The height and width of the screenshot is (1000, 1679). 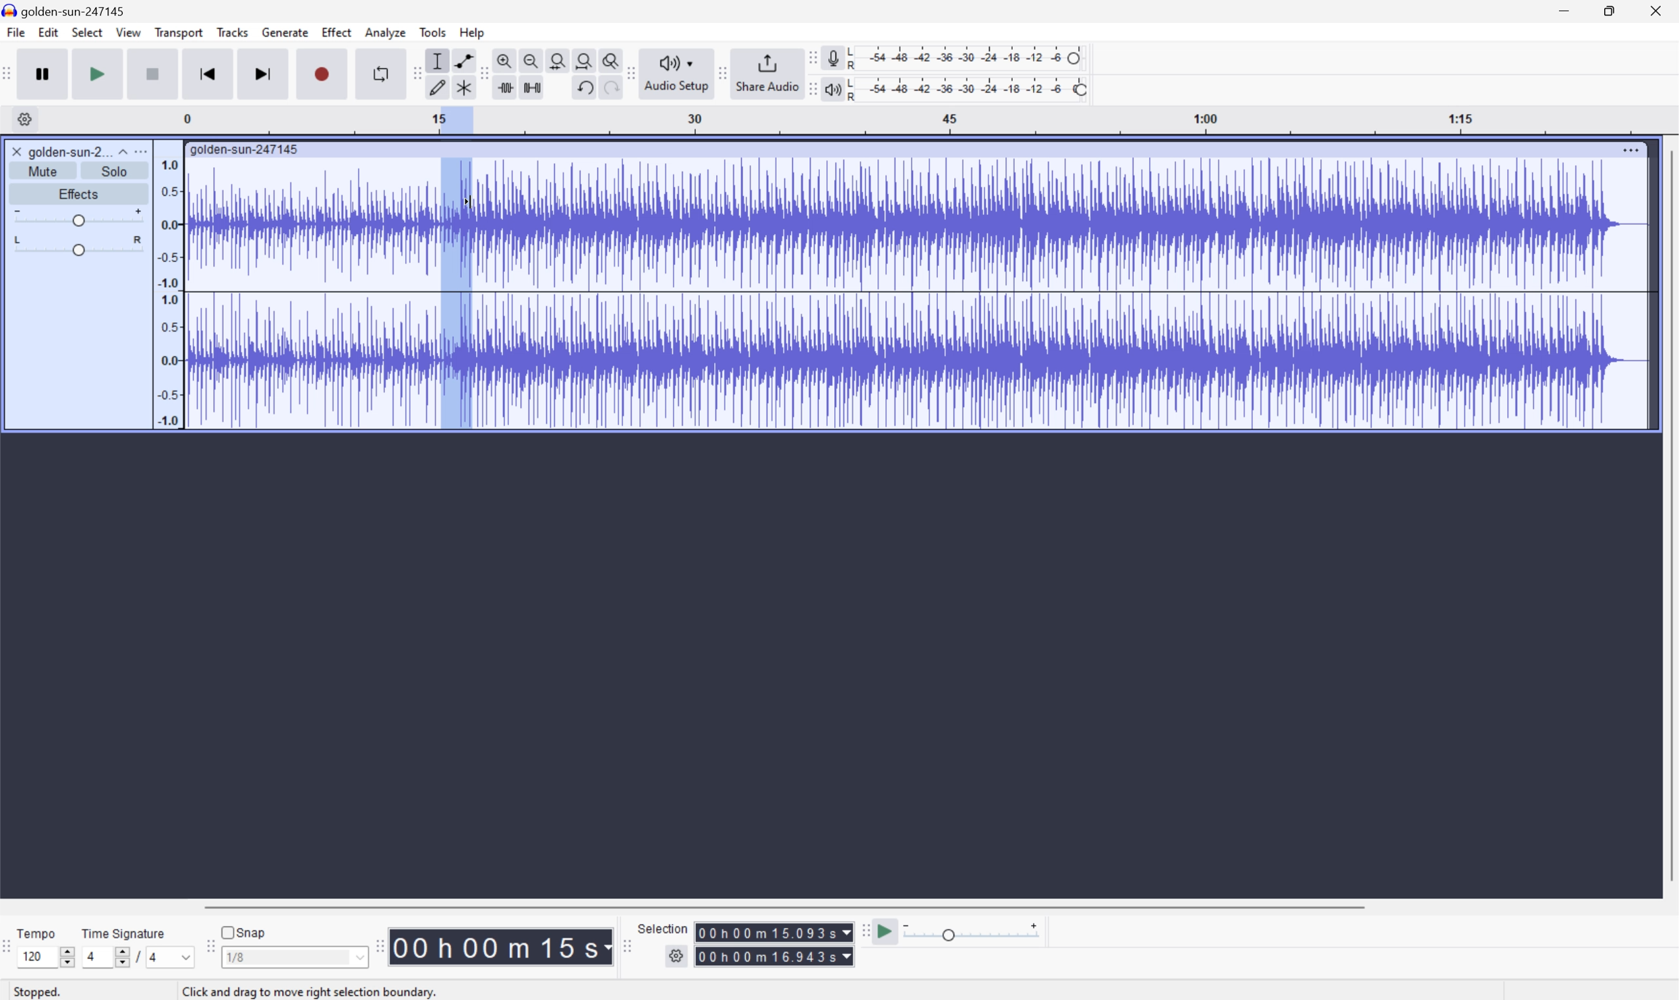 I want to click on Undo, so click(x=583, y=86).